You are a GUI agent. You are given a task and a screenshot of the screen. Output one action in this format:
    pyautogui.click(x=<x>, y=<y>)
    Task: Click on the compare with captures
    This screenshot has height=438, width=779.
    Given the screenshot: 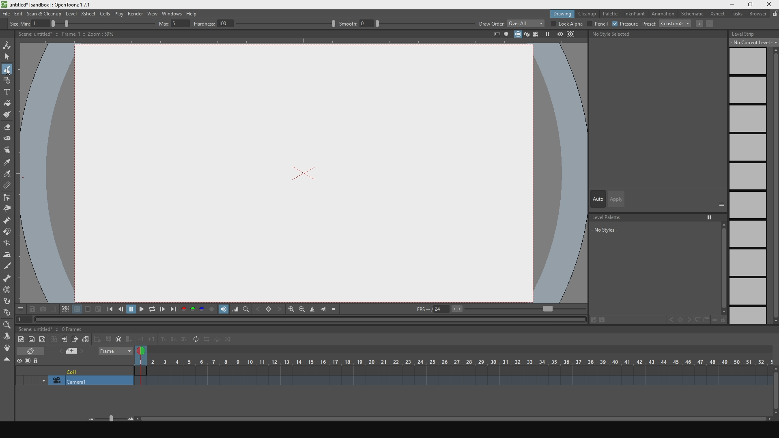 What is the action you would take?
    pyautogui.click(x=54, y=310)
    